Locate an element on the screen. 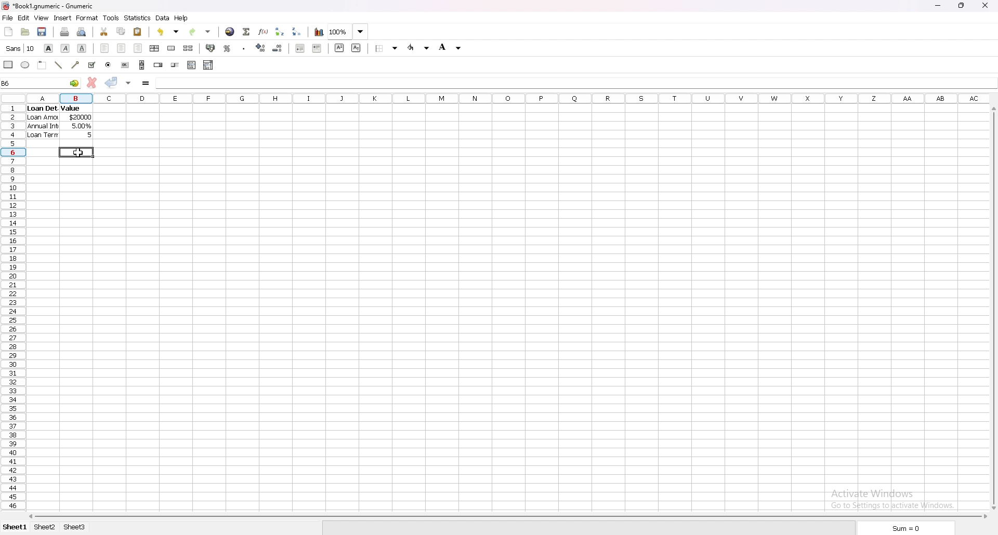  superscript is located at coordinates (339, 48).